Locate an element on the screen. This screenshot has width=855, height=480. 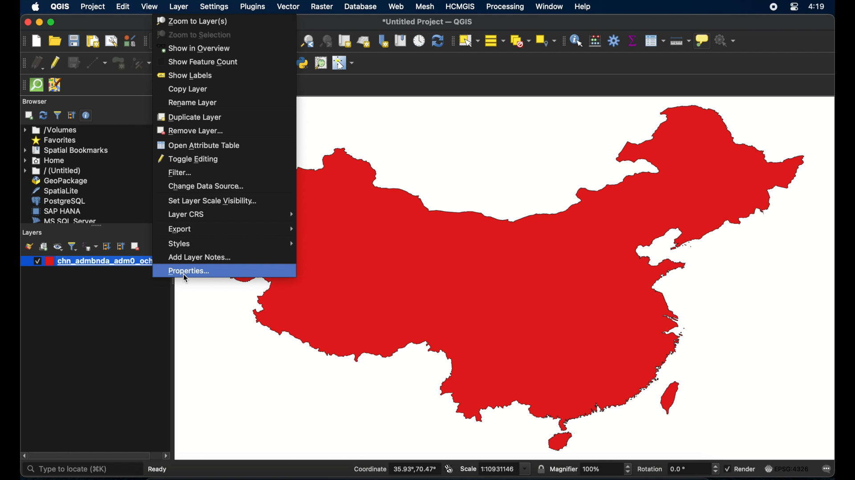
temporal controller panel is located at coordinates (418, 42).